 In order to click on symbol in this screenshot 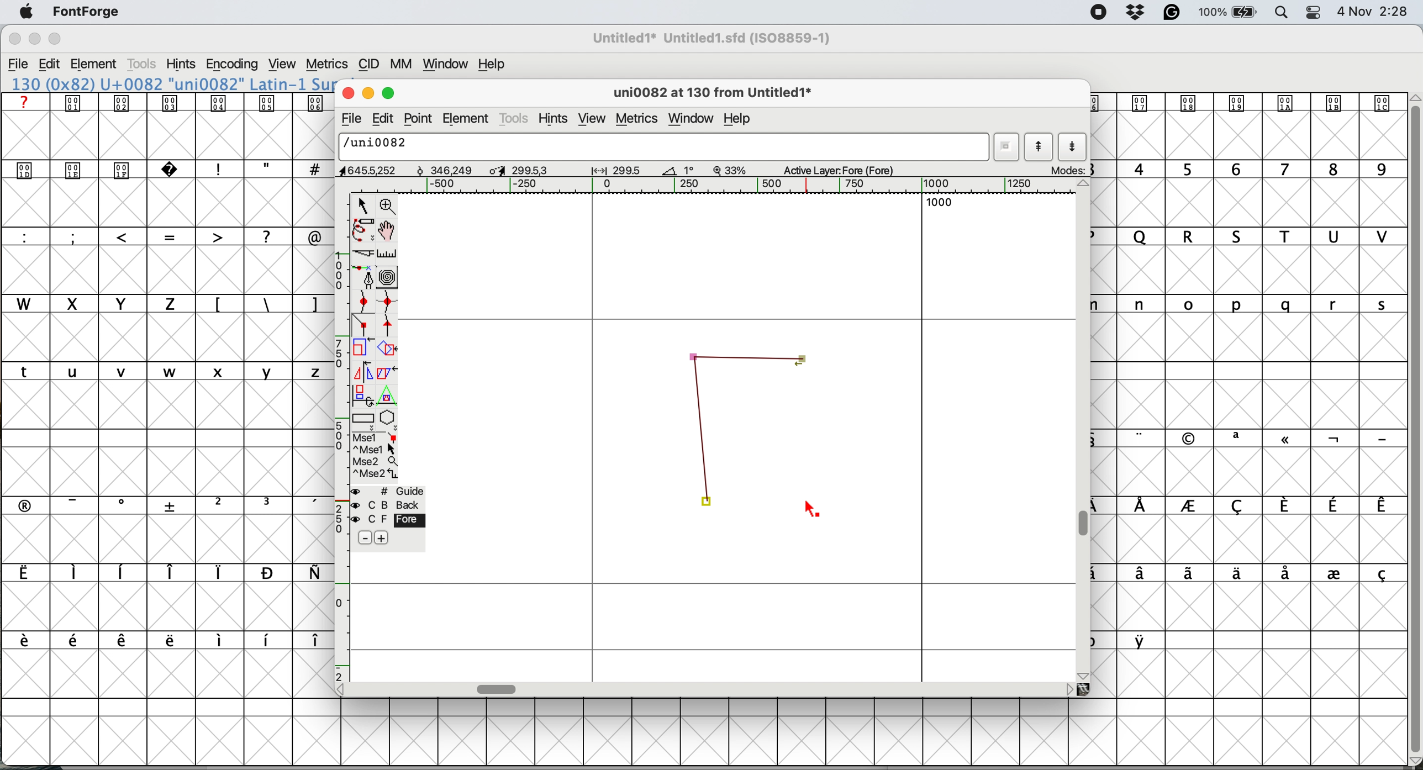, I will do `click(1245, 102)`.